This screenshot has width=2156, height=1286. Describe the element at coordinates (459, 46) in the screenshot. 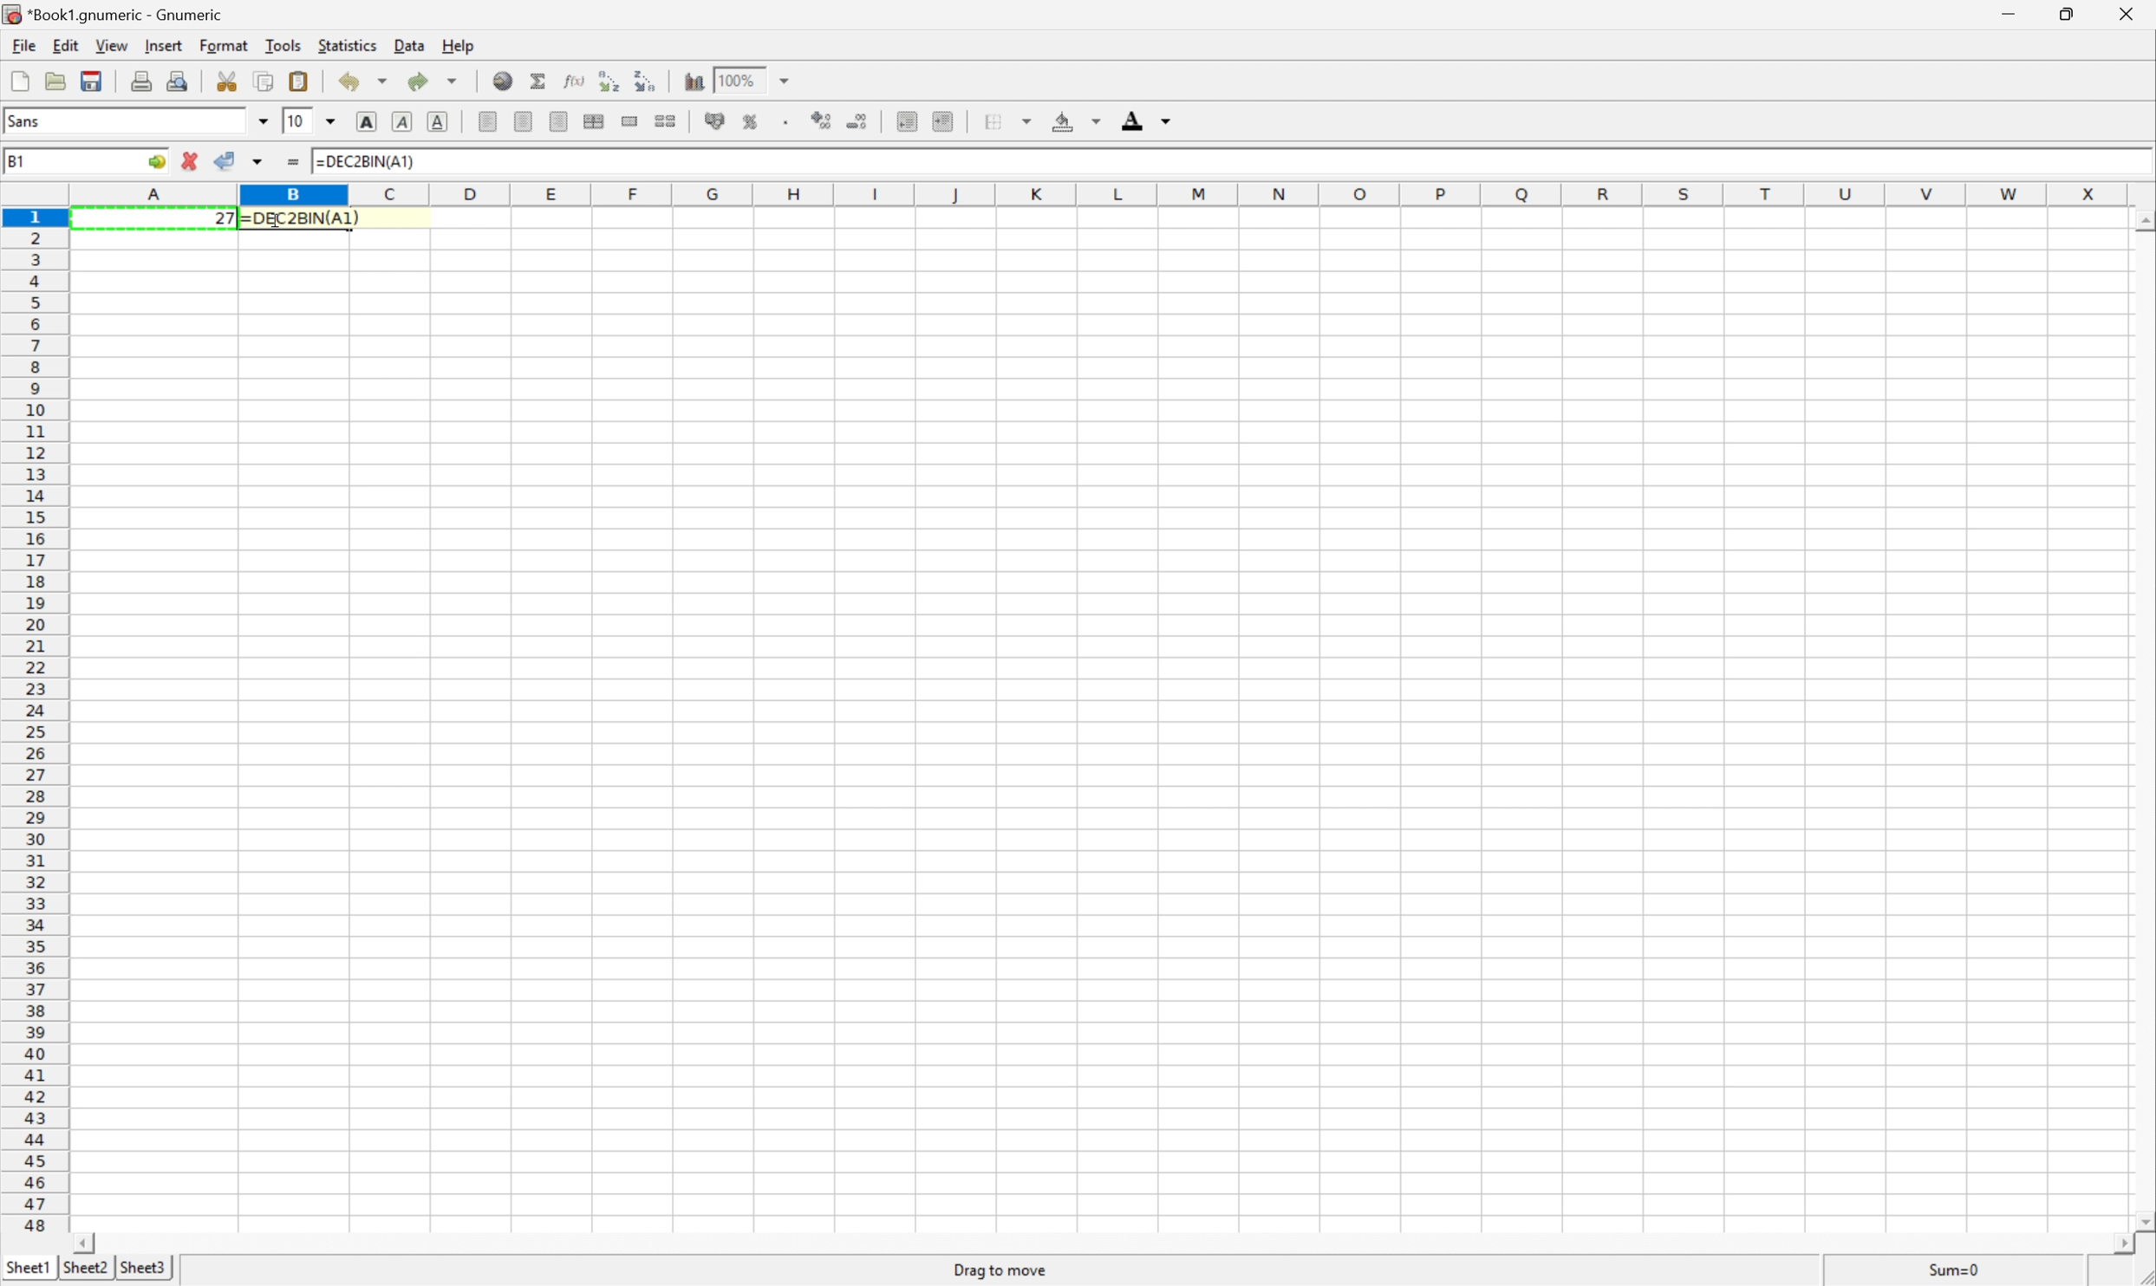

I see `Help` at that location.